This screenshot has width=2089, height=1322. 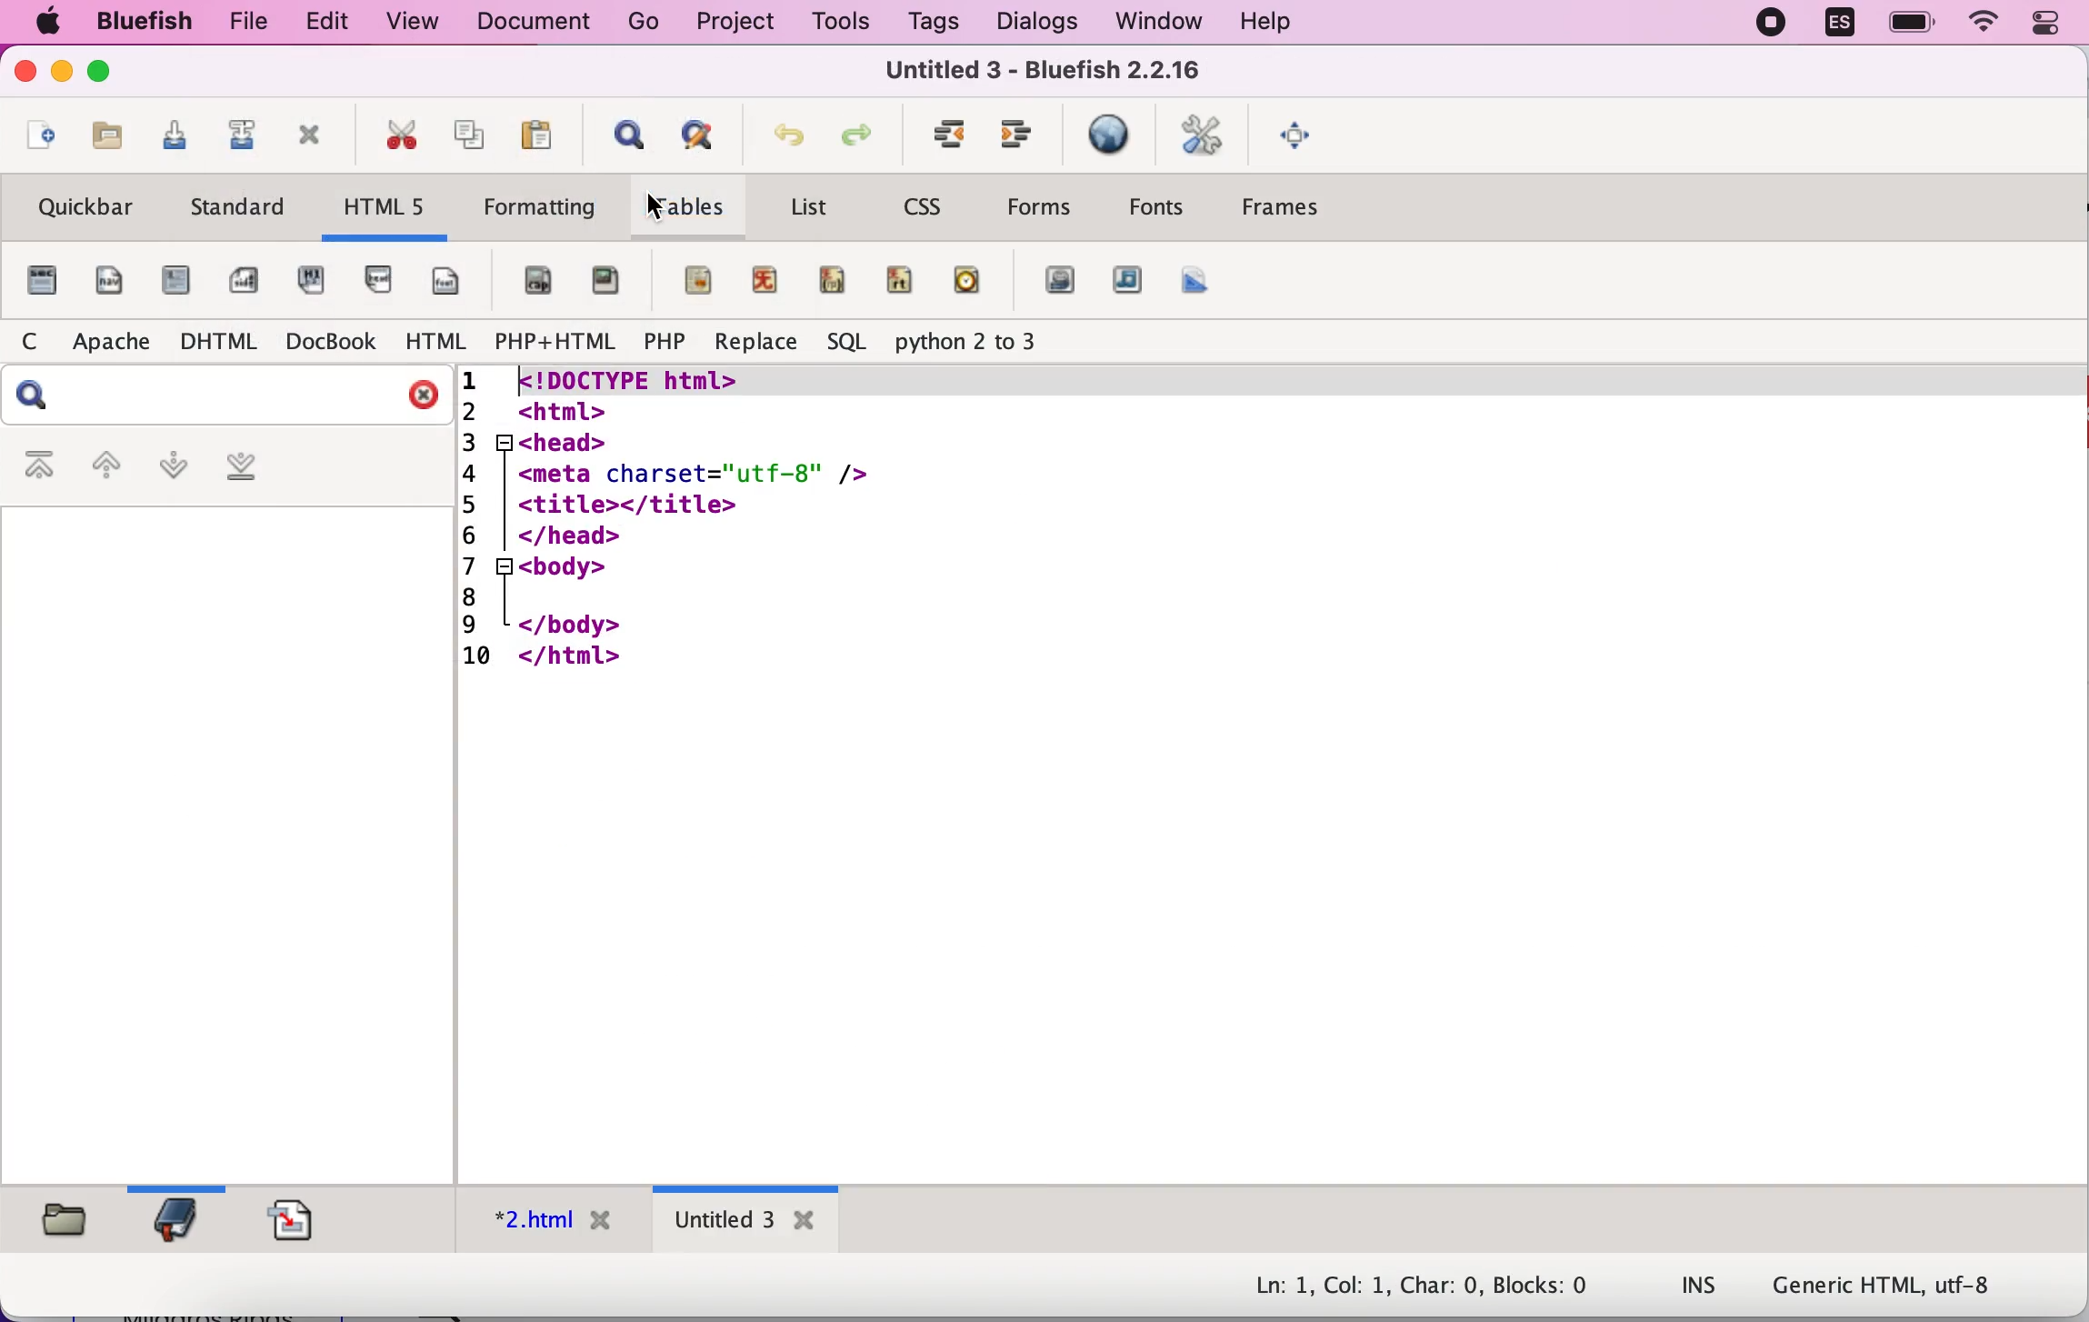 I want to click on untitled tab, so click(x=743, y=1218).